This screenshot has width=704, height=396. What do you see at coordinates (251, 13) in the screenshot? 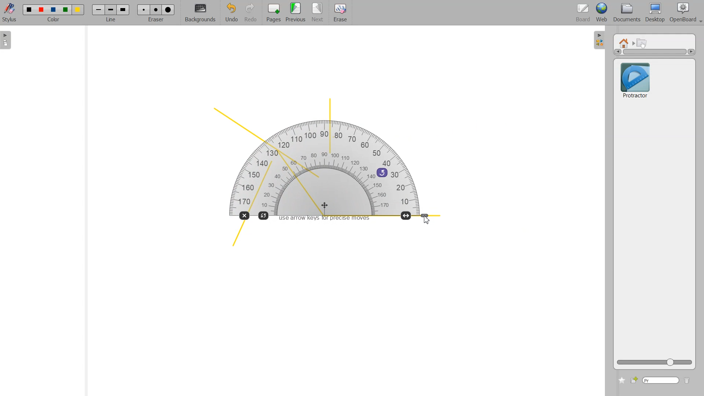
I see `Redo` at bounding box center [251, 13].